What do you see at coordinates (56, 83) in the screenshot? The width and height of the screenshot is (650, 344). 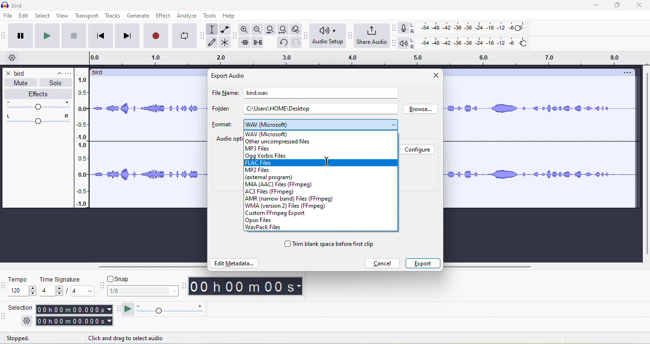 I see `solo` at bounding box center [56, 83].